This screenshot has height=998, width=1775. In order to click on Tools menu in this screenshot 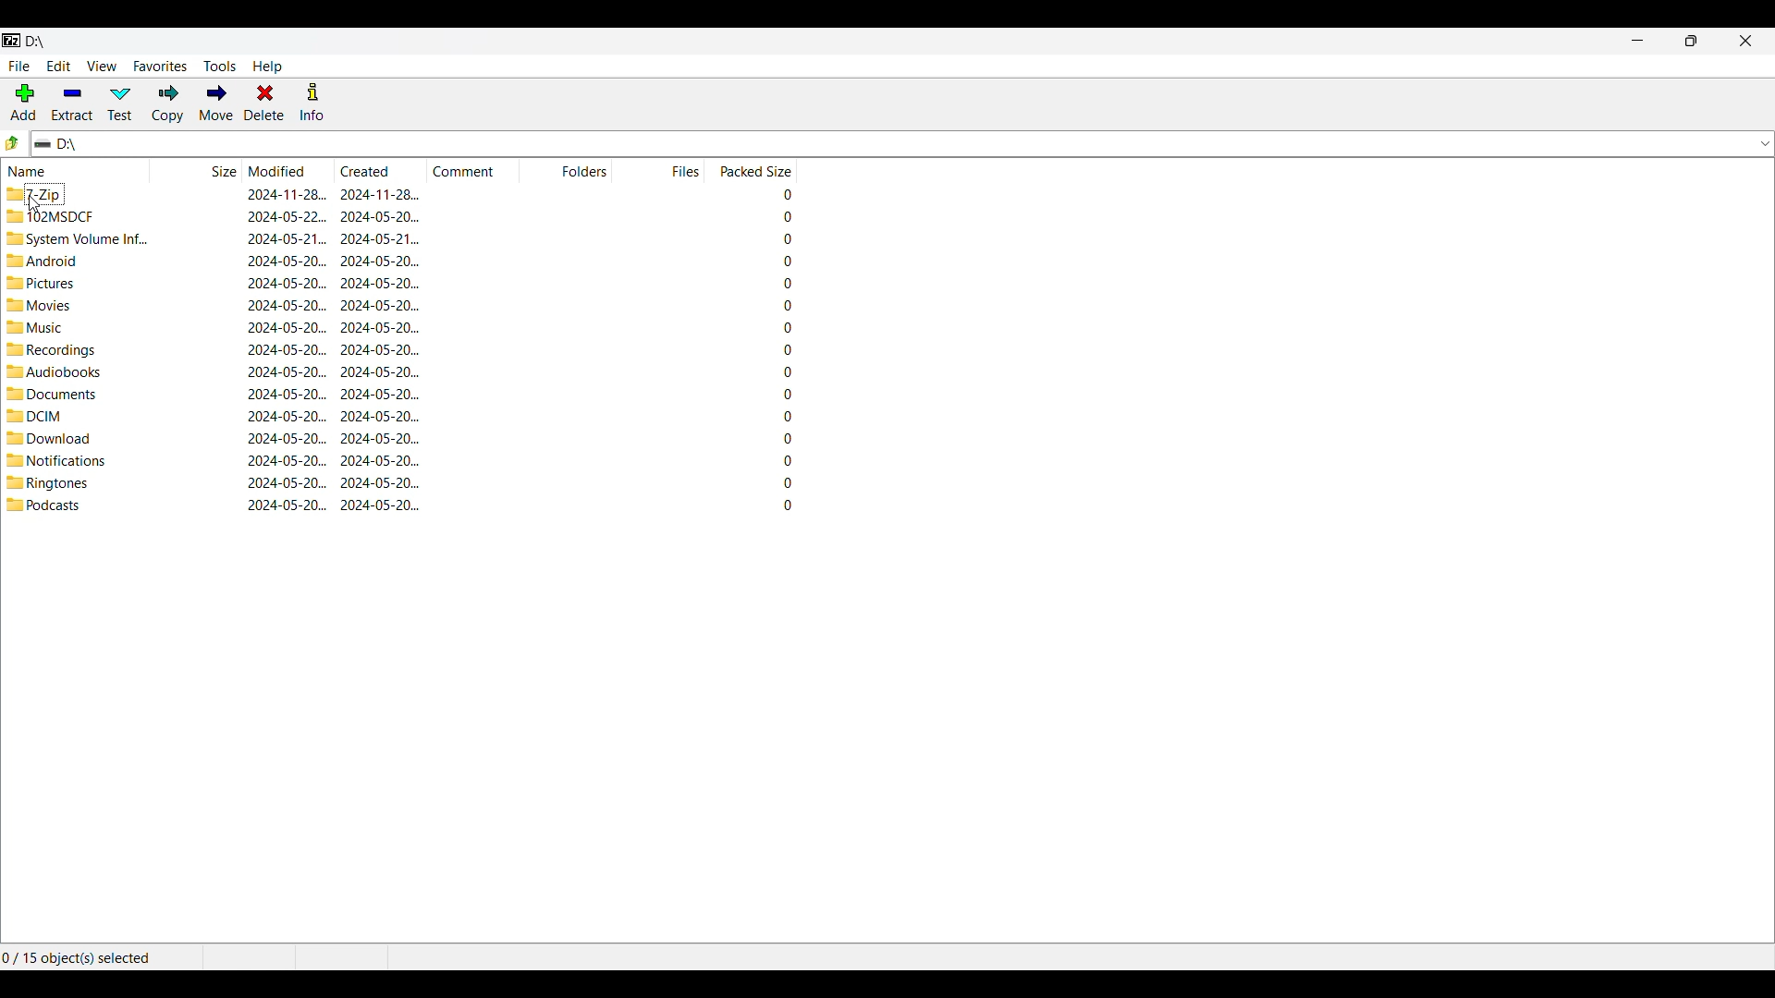, I will do `click(220, 67)`.